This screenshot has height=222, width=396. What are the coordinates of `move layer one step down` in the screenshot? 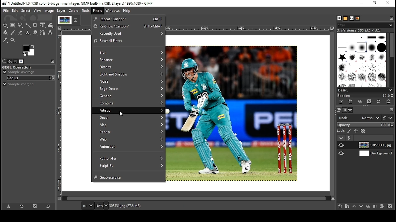 It's located at (361, 207).